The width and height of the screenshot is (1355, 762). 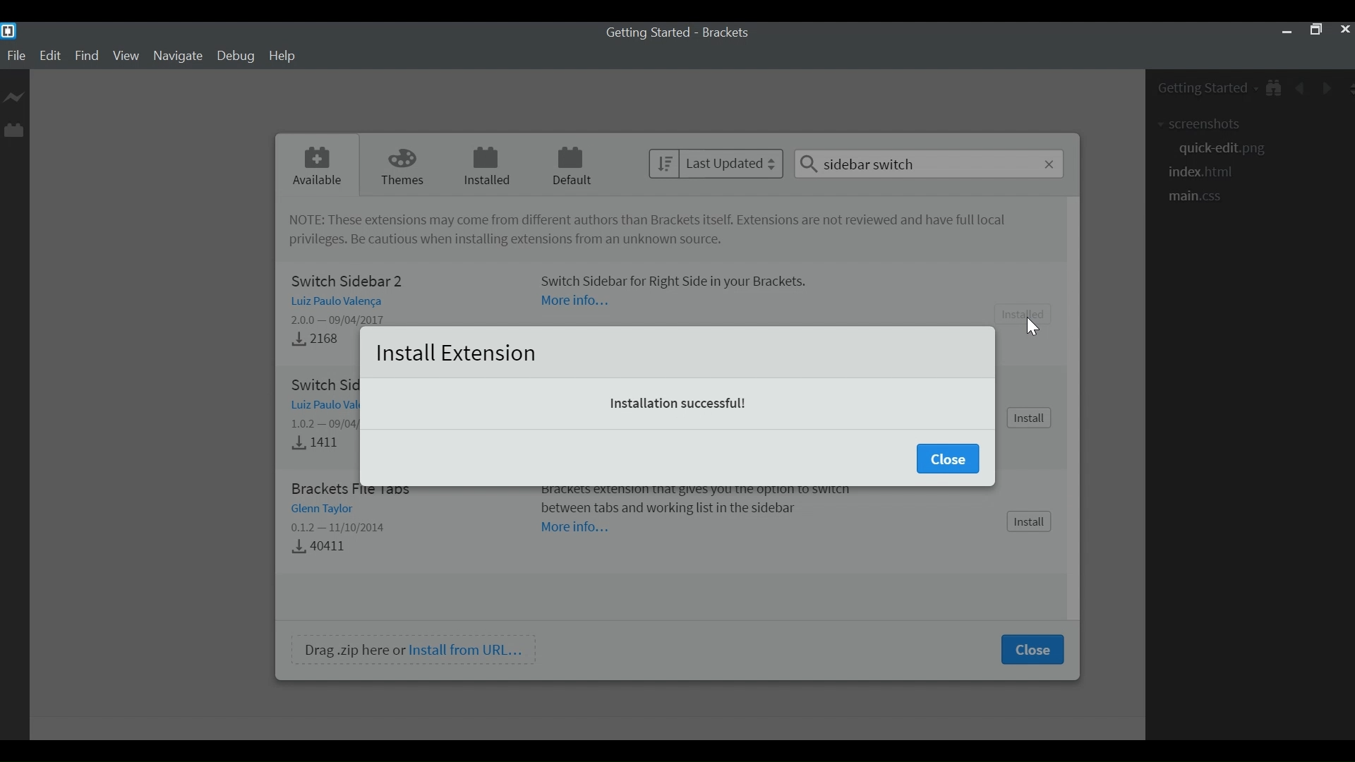 What do you see at coordinates (126, 57) in the screenshot?
I see `View` at bounding box center [126, 57].